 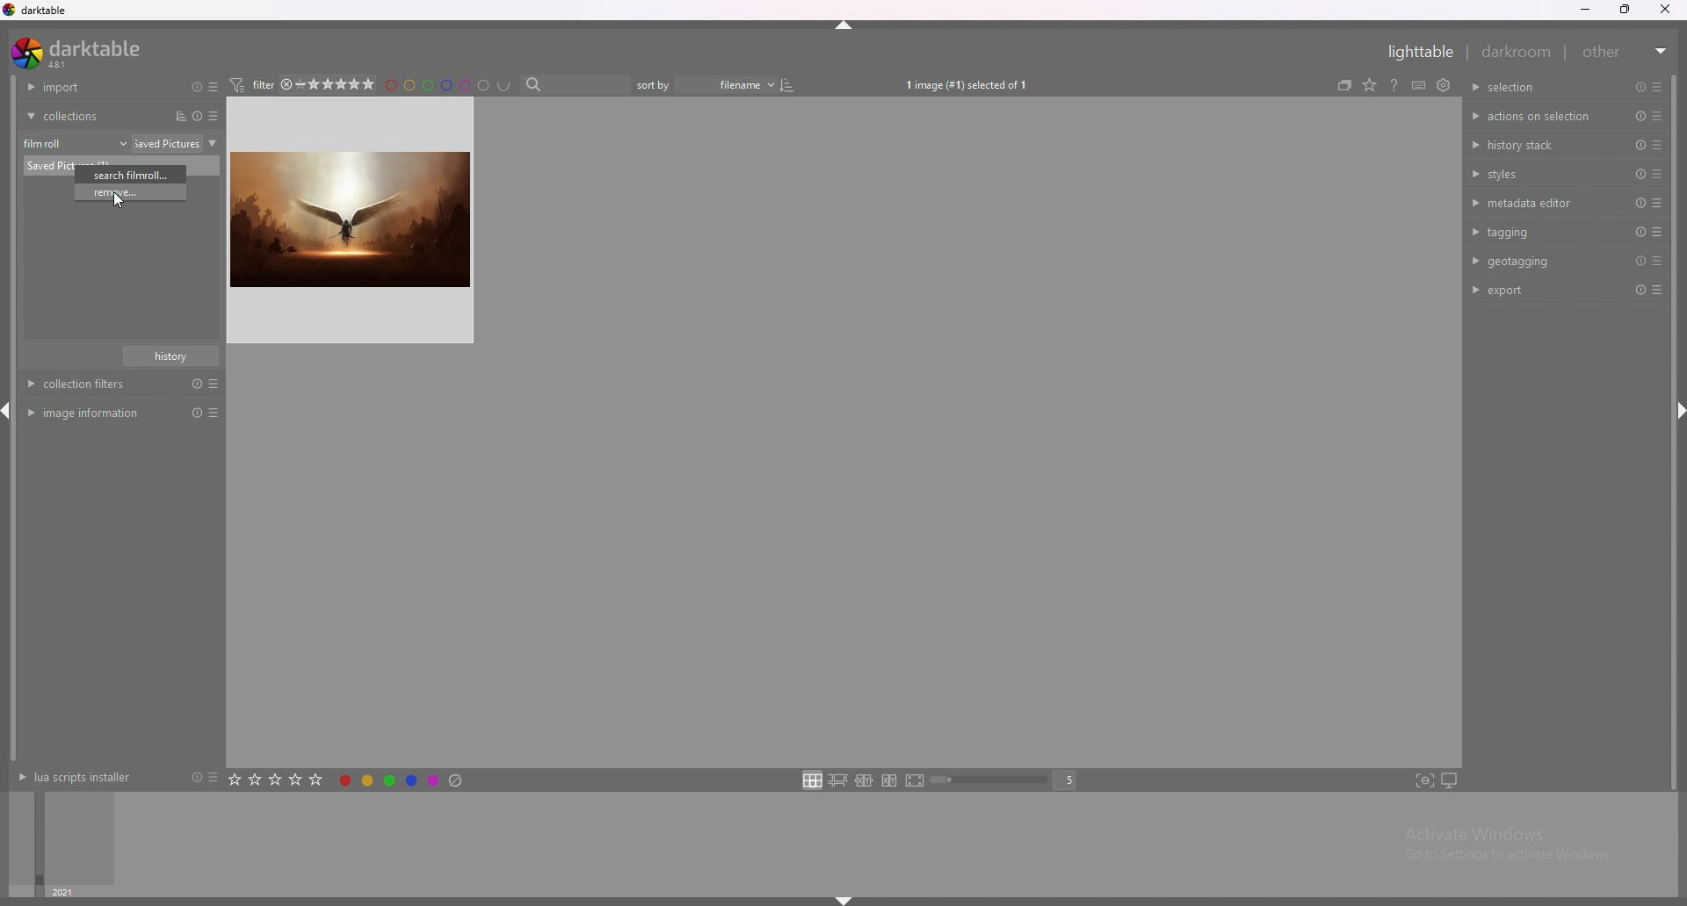 I want to click on resize, so click(x=1628, y=10).